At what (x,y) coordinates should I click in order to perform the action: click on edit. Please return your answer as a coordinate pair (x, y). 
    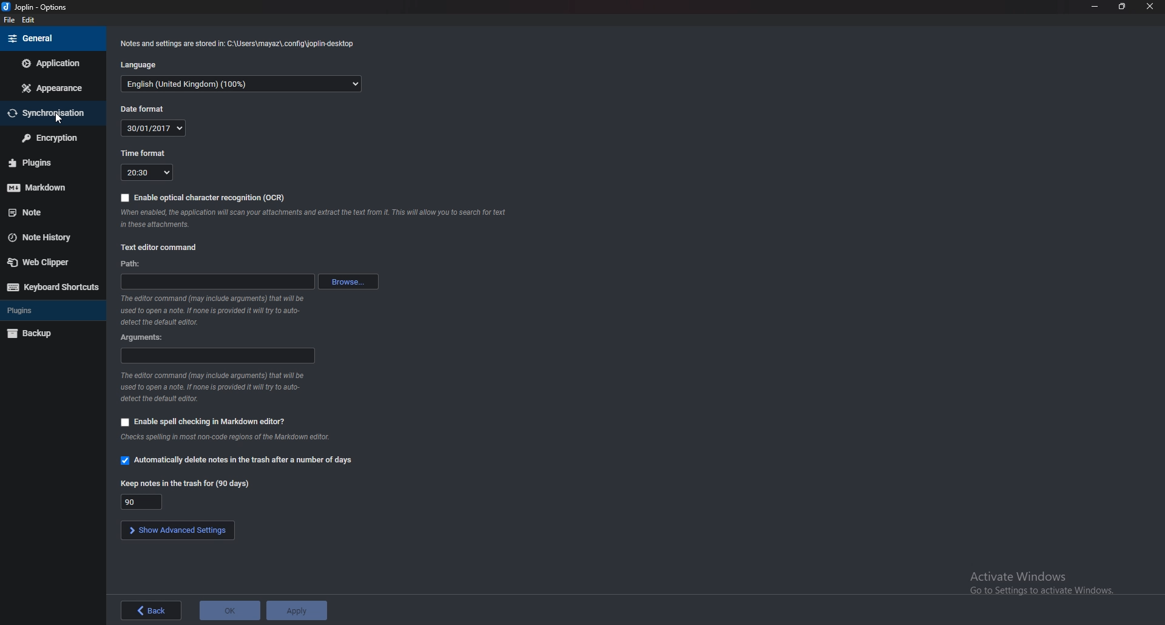
    Looking at the image, I should click on (30, 21).